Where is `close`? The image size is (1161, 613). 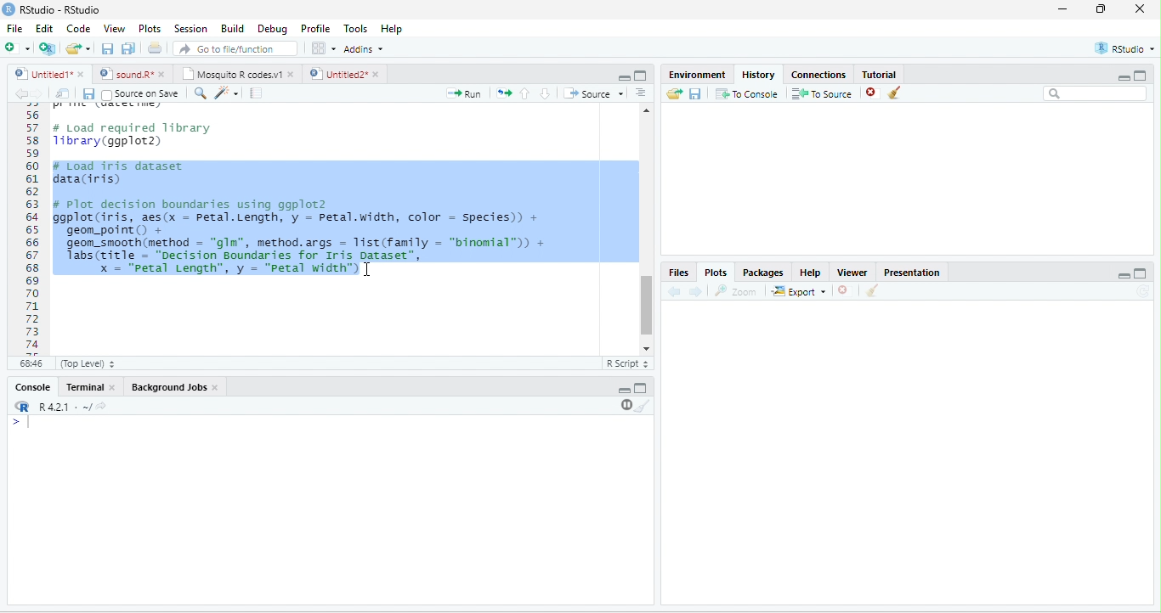
close is located at coordinates (216, 387).